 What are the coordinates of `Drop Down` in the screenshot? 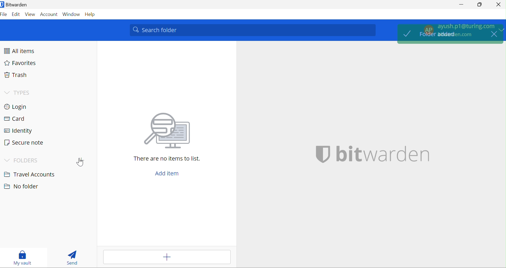 It's located at (7, 92).